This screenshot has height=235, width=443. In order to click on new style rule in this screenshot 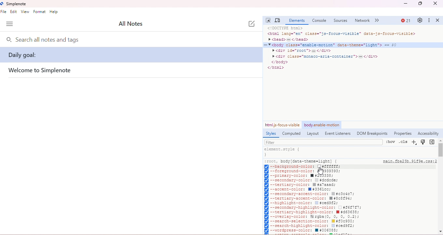, I will do `click(414, 143)`.